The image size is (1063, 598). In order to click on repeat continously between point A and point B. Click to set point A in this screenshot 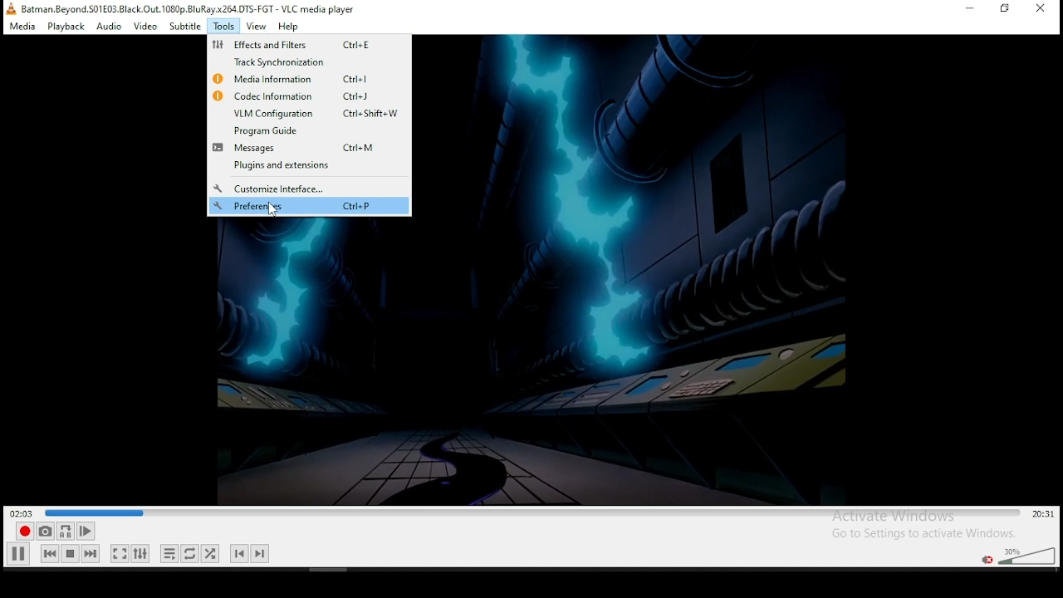, I will do `click(64, 531)`.